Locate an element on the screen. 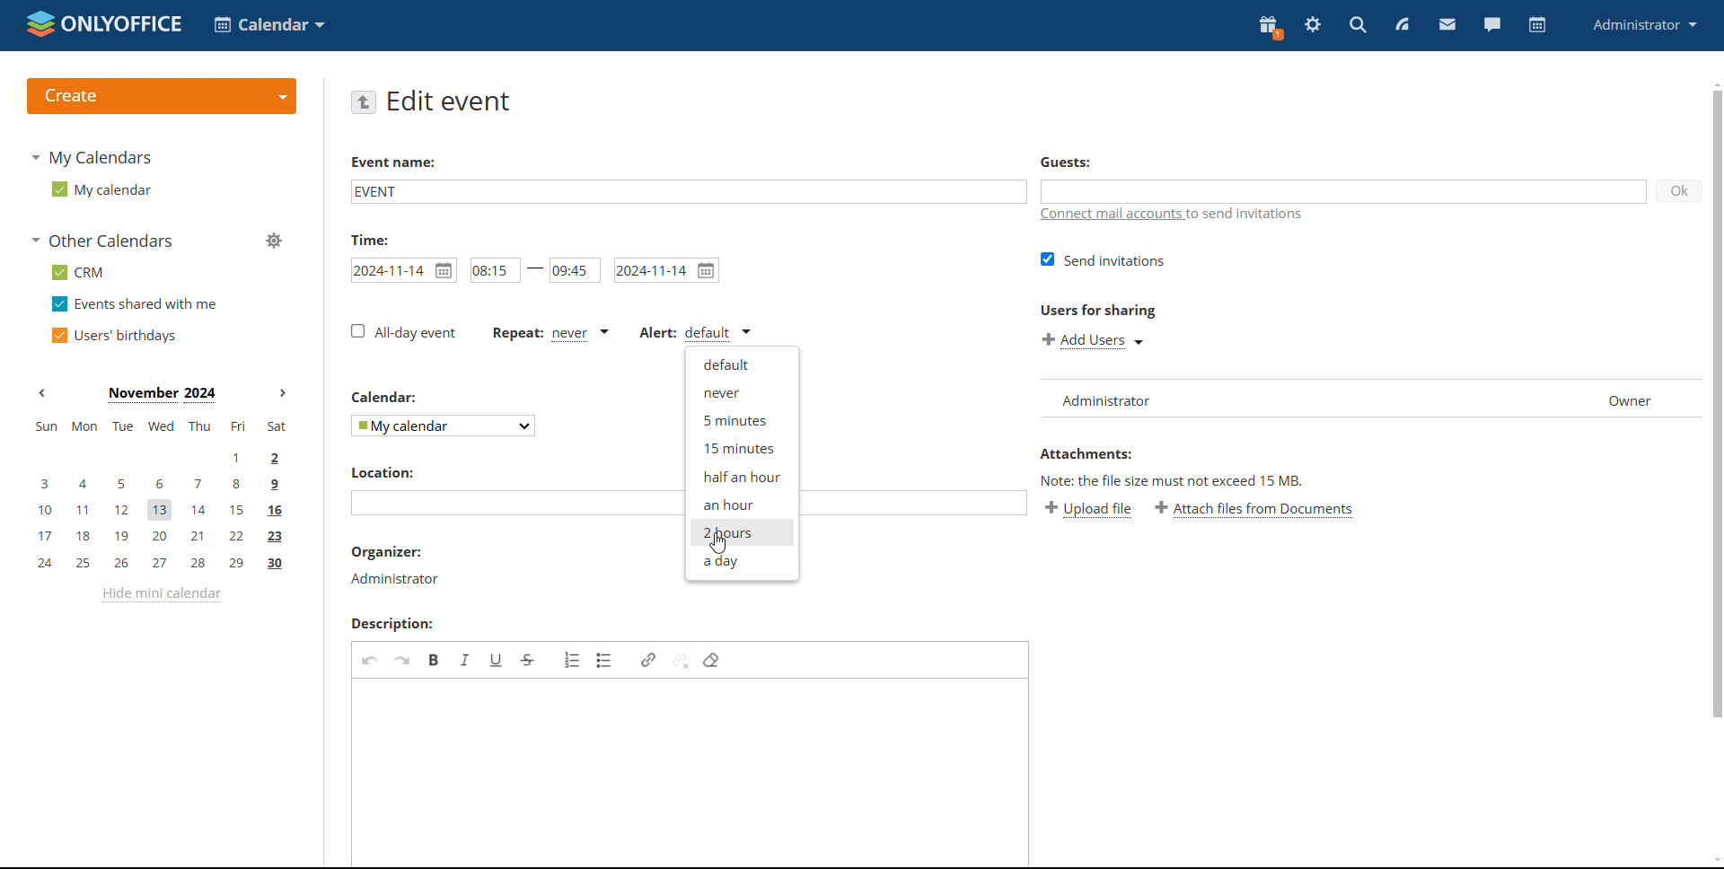 The width and height of the screenshot is (1724, 869). select calendar is located at coordinates (441, 426).